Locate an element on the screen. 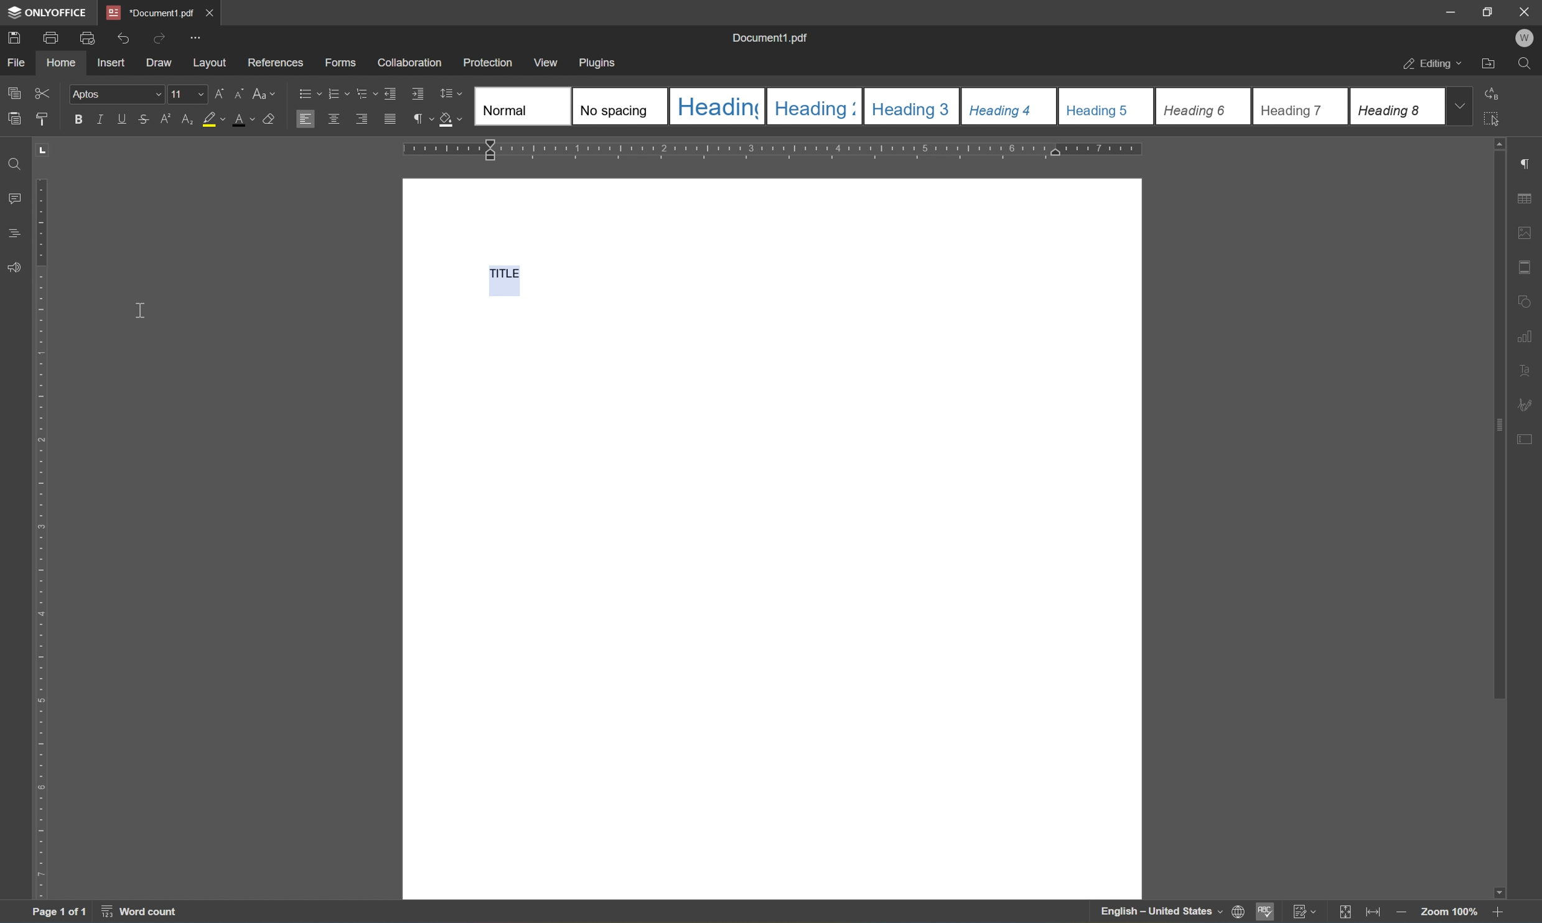 The height and width of the screenshot is (923, 1542). line spacing is located at coordinates (448, 94).